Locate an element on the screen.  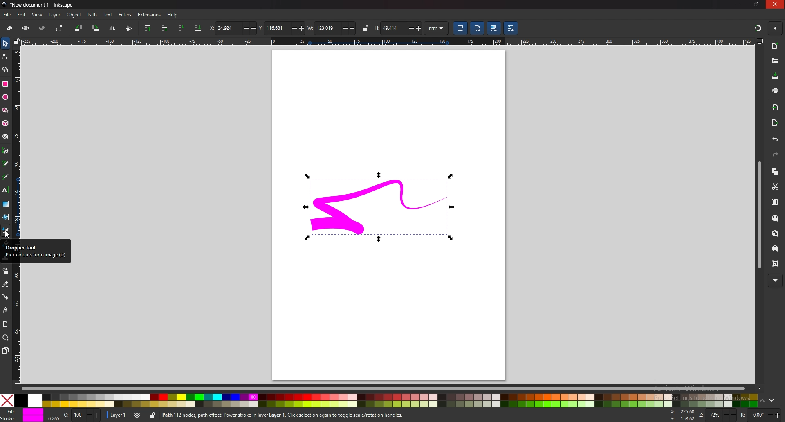
extensions is located at coordinates (150, 15).